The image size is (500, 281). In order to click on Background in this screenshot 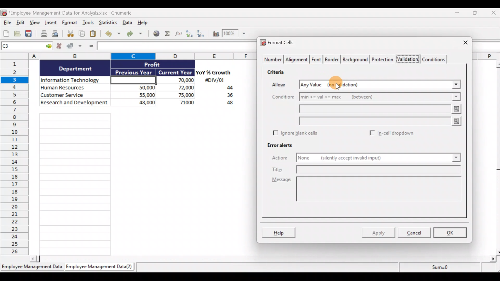, I will do `click(357, 60)`.